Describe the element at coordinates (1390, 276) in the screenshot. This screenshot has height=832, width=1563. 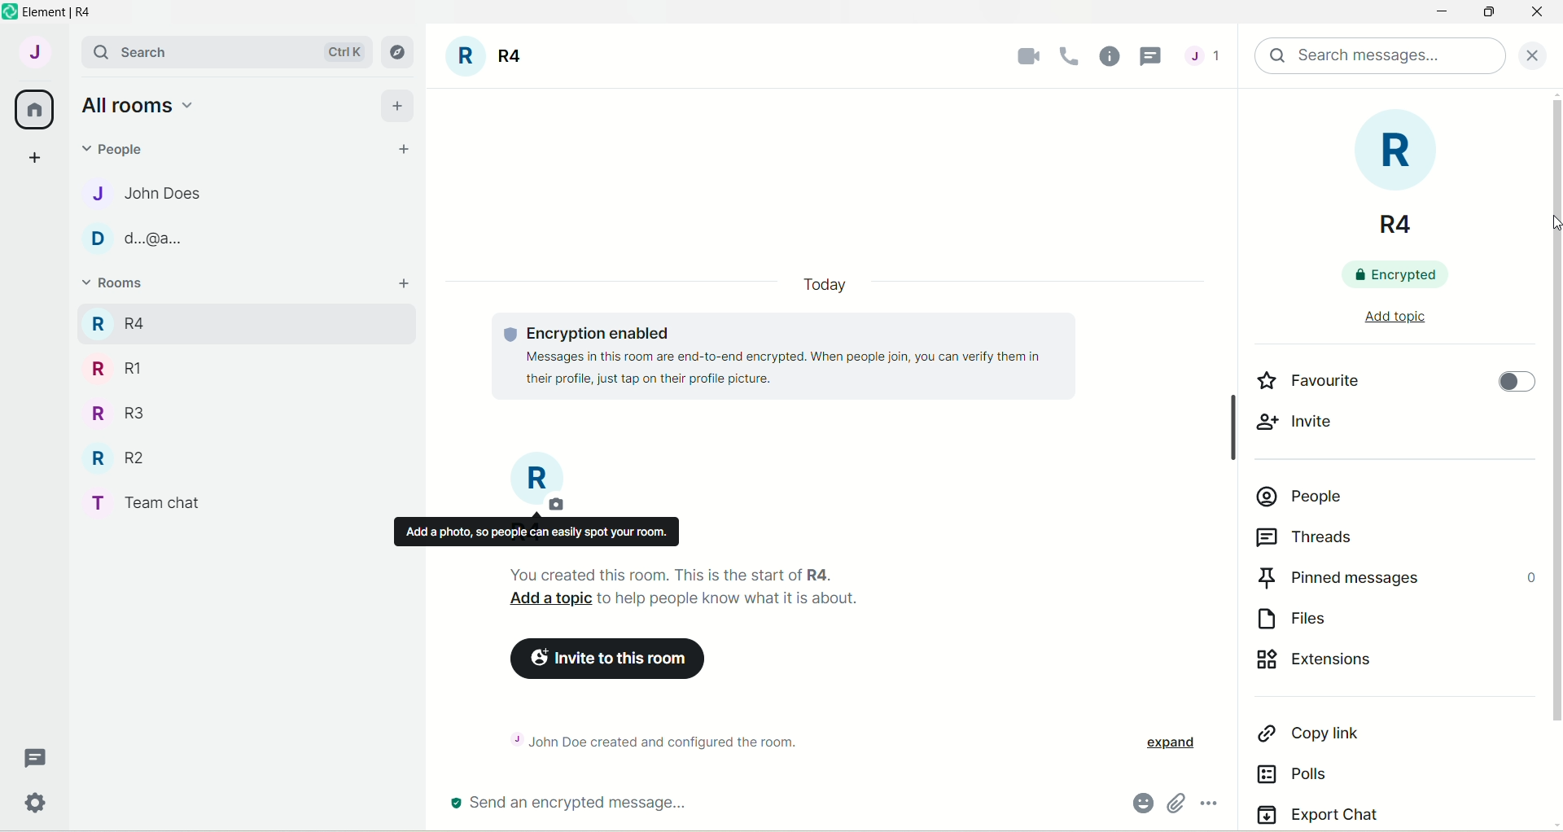
I see `encrypted` at that location.